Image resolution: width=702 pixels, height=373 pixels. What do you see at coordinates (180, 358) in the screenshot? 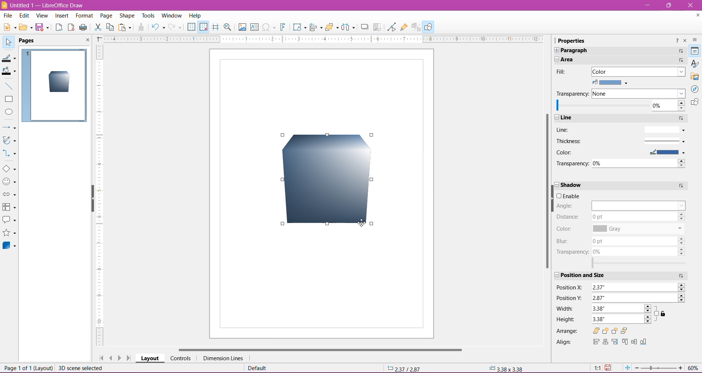
I see `Controls` at bounding box center [180, 358].